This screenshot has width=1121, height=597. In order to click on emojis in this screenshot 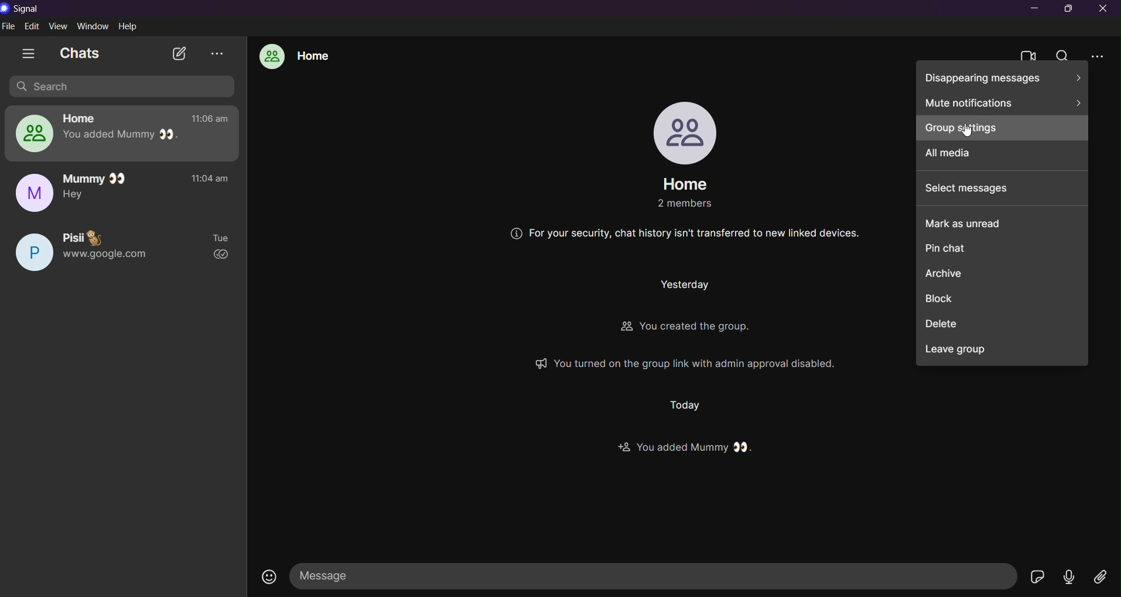, I will do `click(268, 578)`.